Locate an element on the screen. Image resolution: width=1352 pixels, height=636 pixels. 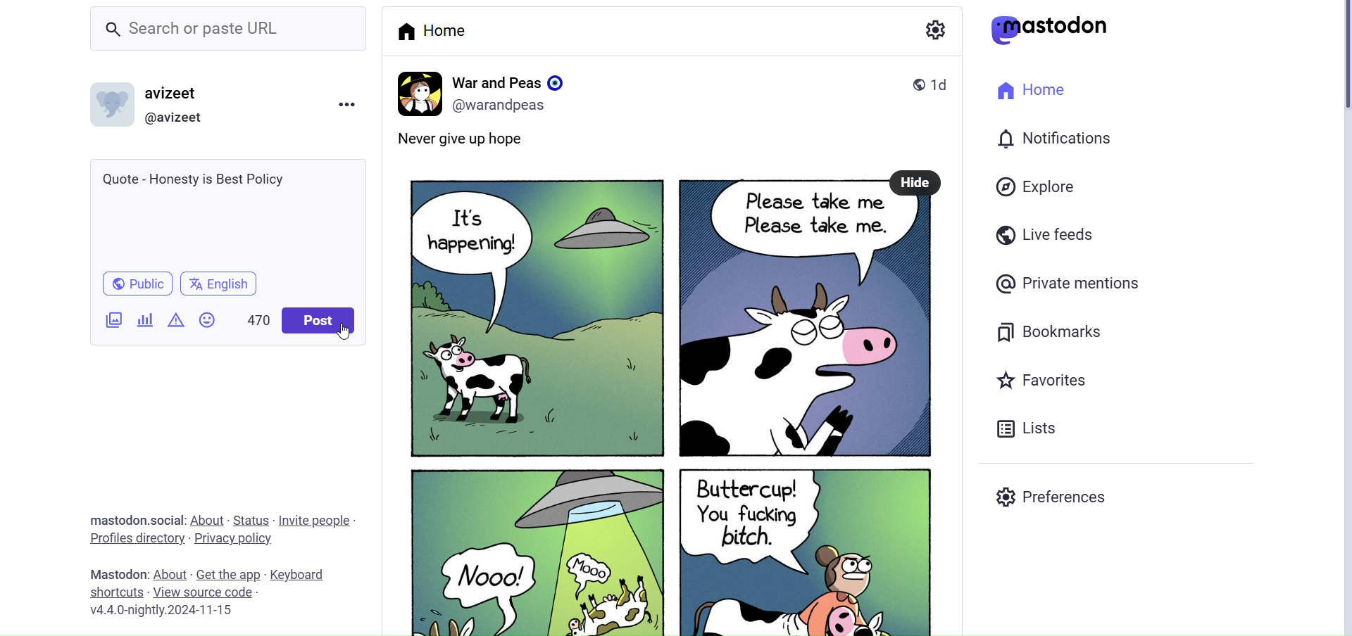
Privacy Policy is located at coordinates (234, 538).